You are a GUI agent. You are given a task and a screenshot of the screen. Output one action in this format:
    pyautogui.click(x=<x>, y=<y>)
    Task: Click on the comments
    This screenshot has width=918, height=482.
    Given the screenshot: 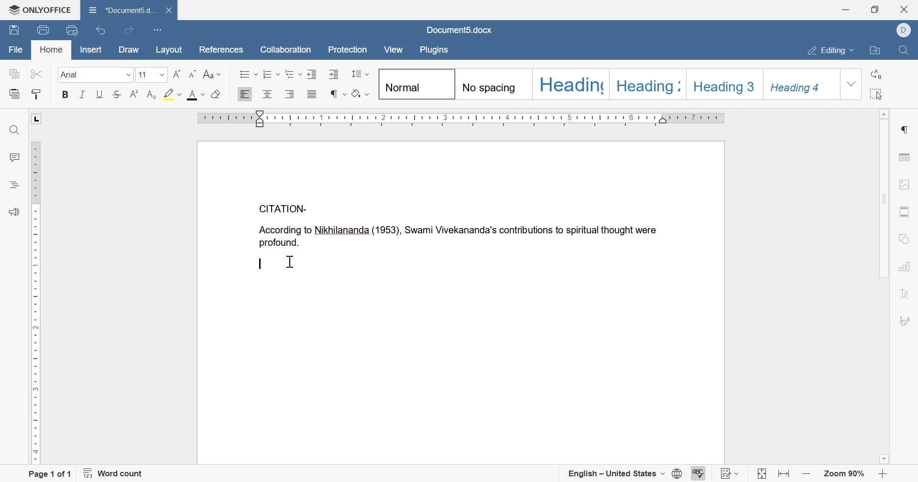 What is the action you would take?
    pyautogui.click(x=16, y=157)
    